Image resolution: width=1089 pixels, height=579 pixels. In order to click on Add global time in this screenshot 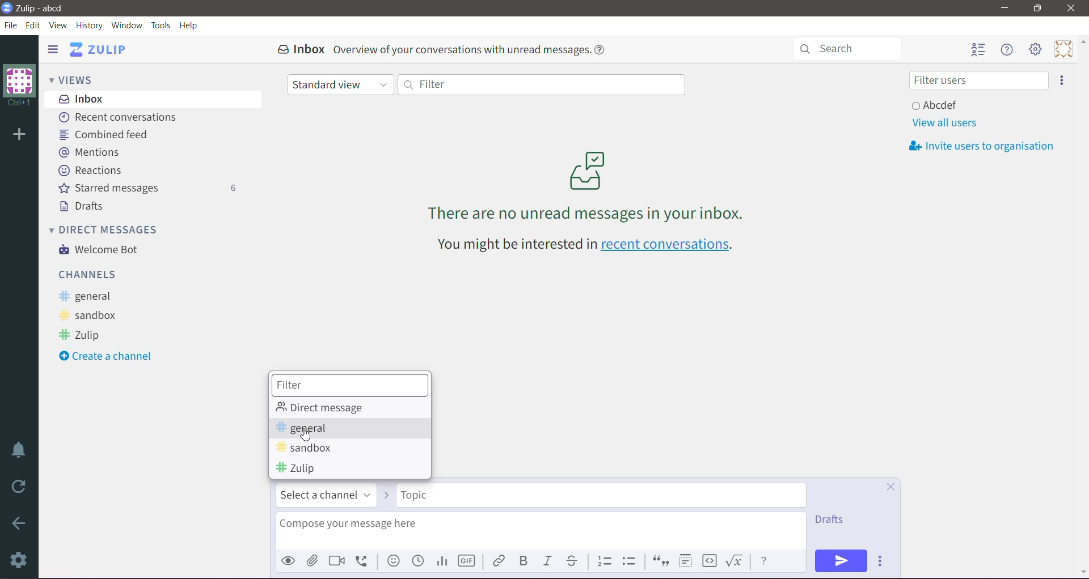, I will do `click(419, 561)`.